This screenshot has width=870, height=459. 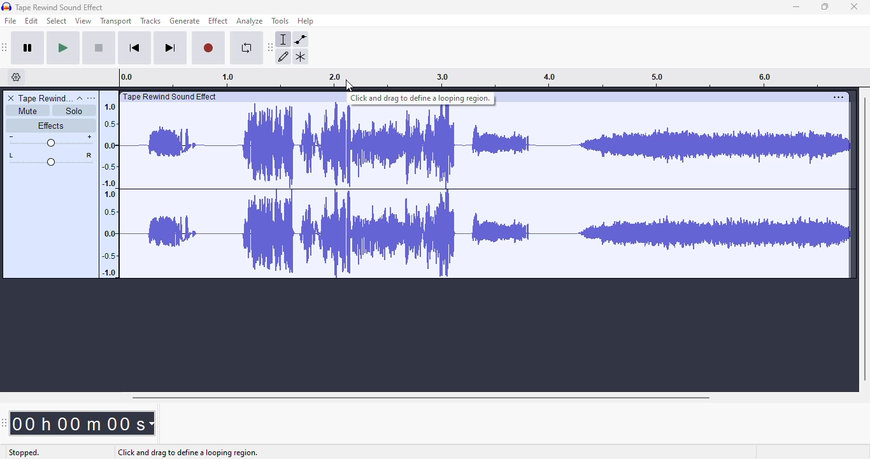 What do you see at coordinates (10, 20) in the screenshot?
I see `file` at bounding box center [10, 20].